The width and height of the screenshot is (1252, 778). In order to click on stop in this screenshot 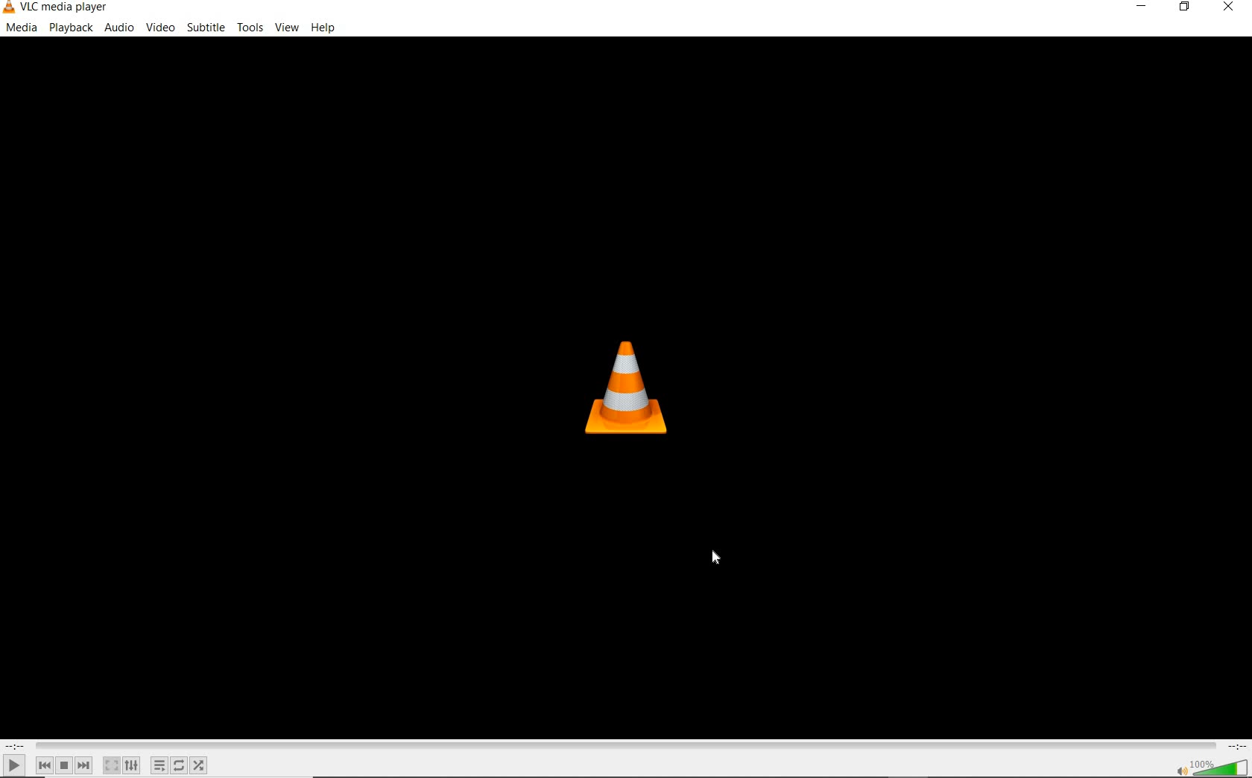, I will do `click(64, 765)`.